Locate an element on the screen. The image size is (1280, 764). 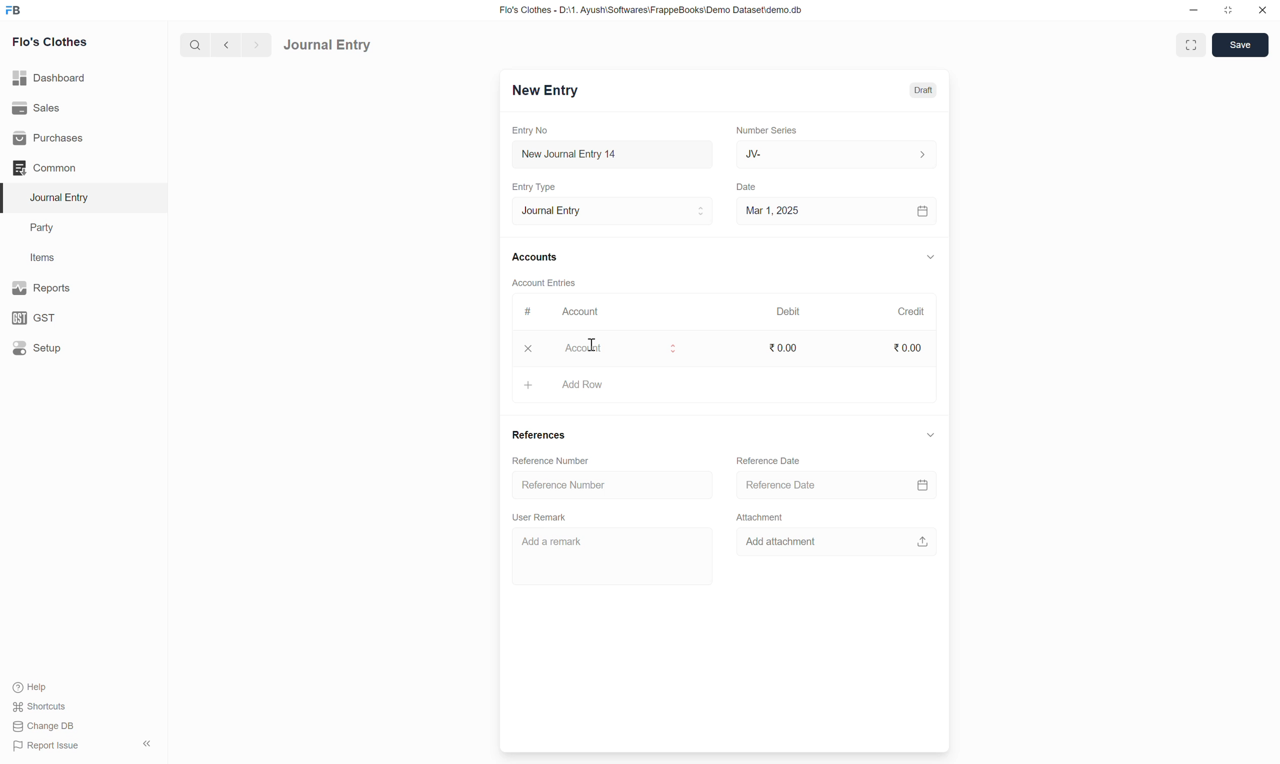
Reports is located at coordinates (45, 287).